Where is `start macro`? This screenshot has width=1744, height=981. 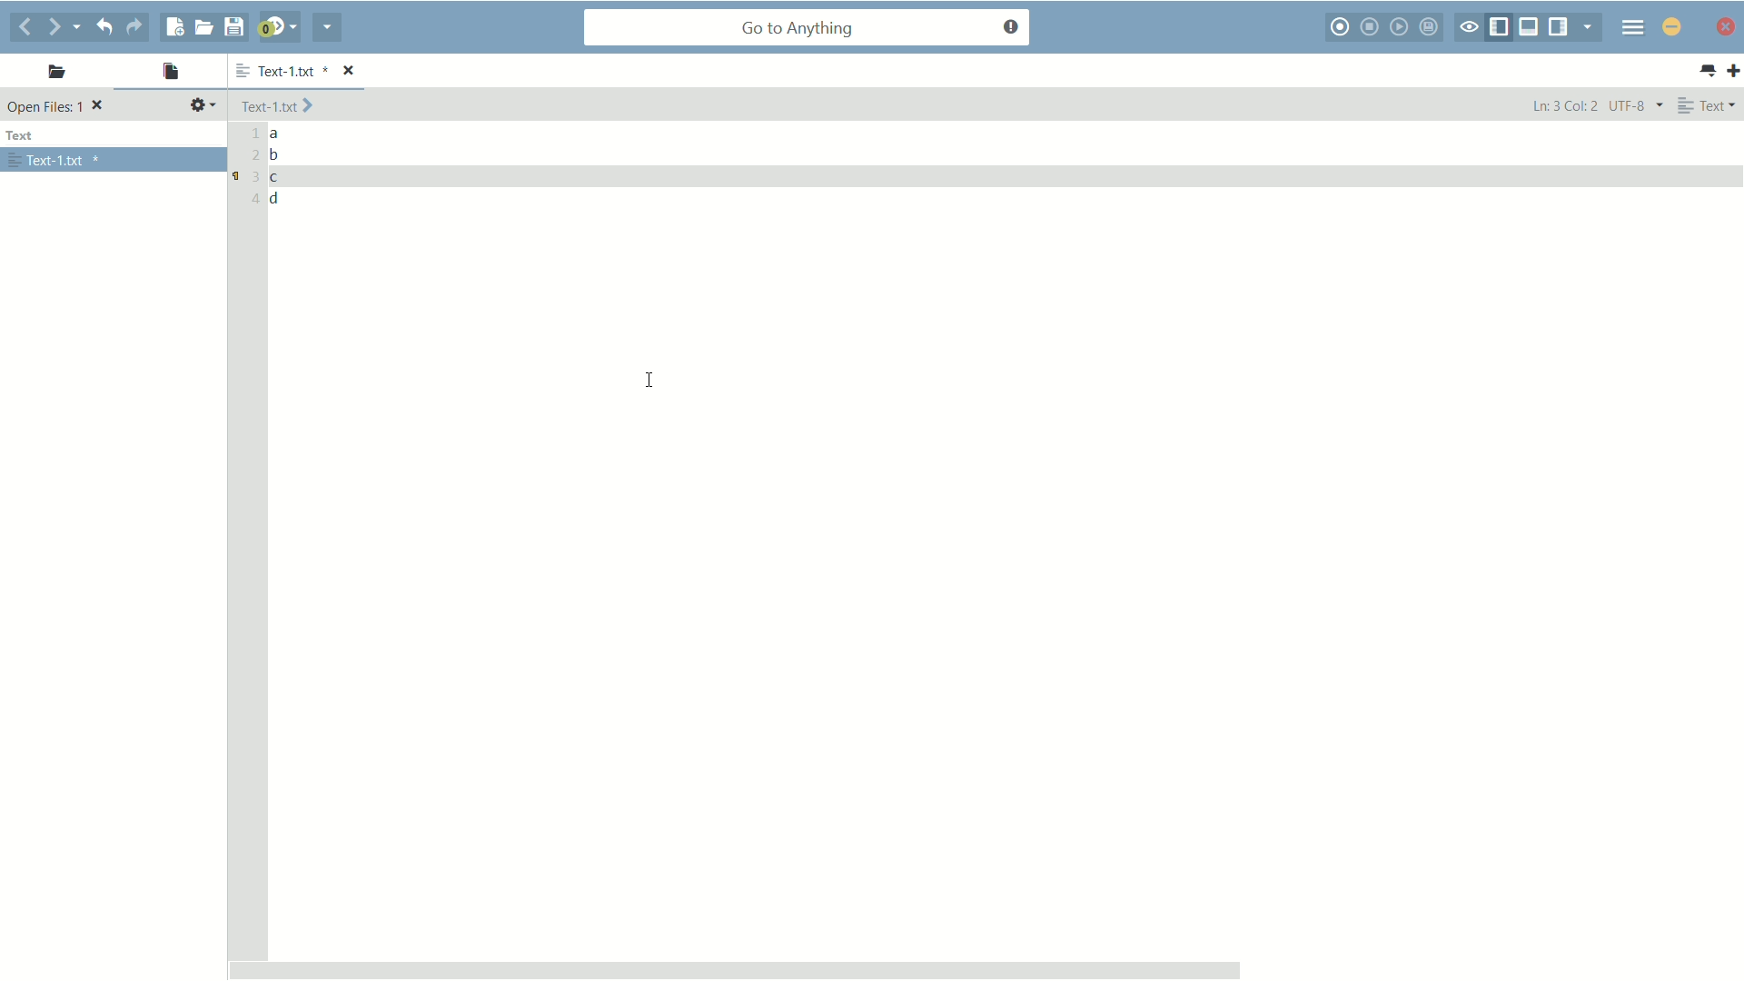
start macro is located at coordinates (1343, 28).